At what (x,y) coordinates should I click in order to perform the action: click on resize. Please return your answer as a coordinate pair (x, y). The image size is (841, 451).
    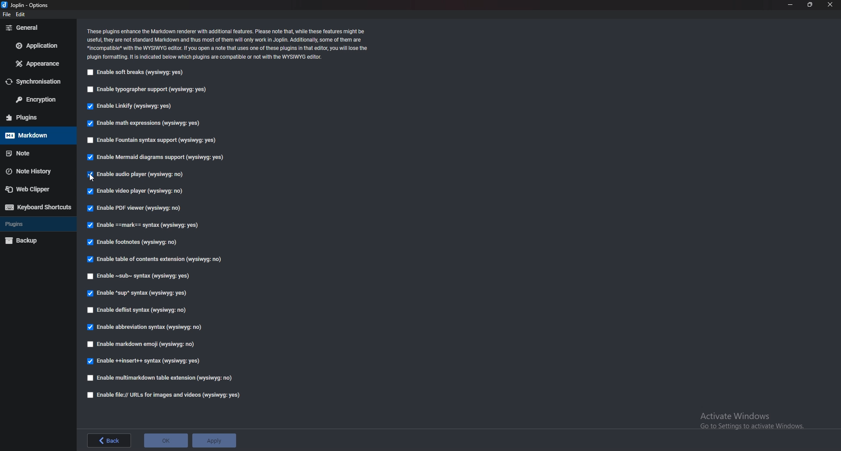
    Looking at the image, I should click on (809, 5).